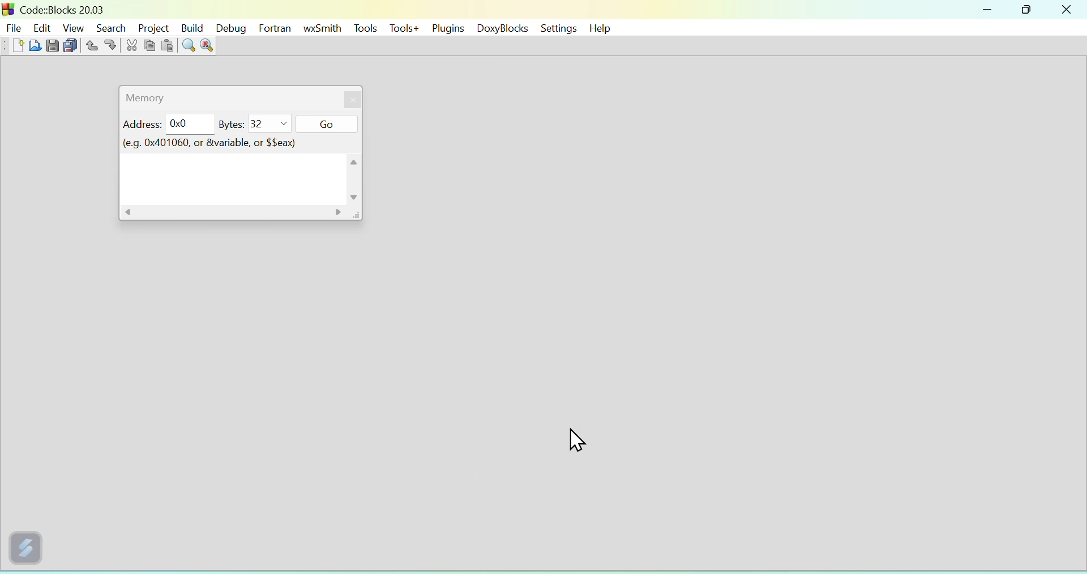 The width and height of the screenshot is (1087, 574). What do you see at coordinates (577, 439) in the screenshot?
I see `cursor` at bounding box center [577, 439].